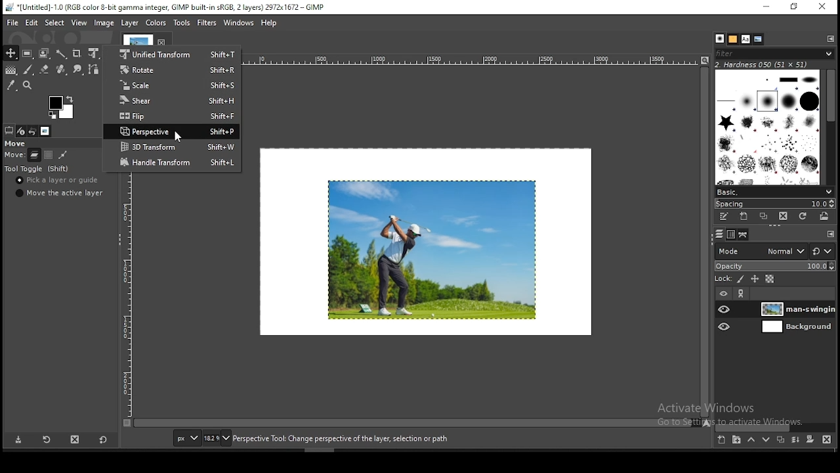 The height and width of the screenshot is (473, 840). Describe the element at coordinates (22, 131) in the screenshot. I see `device status` at that location.